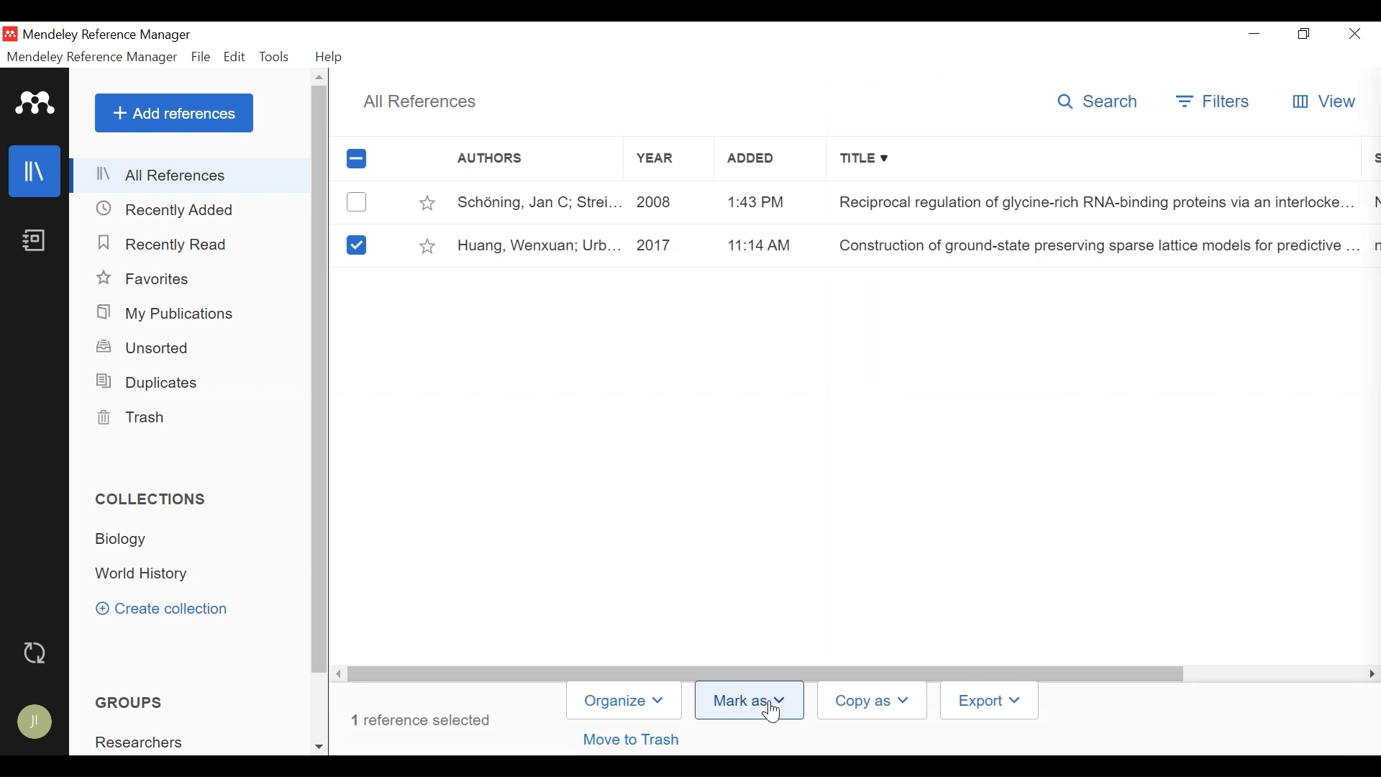 Image resolution: width=1381 pixels, height=777 pixels. What do you see at coordinates (174, 112) in the screenshot?
I see `Add References` at bounding box center [174, 112].